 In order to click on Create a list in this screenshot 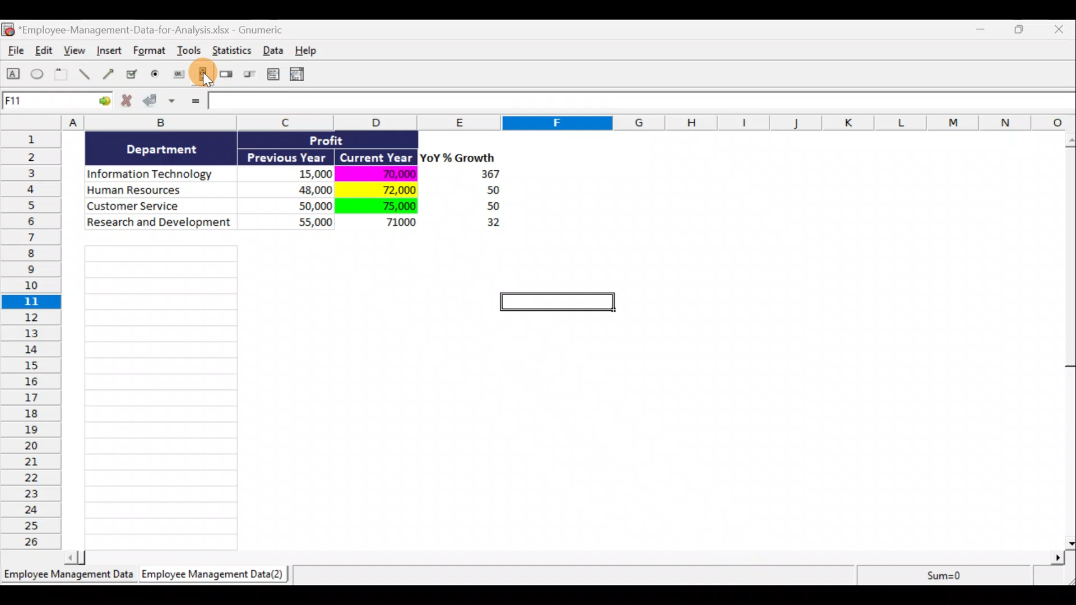, I will do `click(270, 74)`.